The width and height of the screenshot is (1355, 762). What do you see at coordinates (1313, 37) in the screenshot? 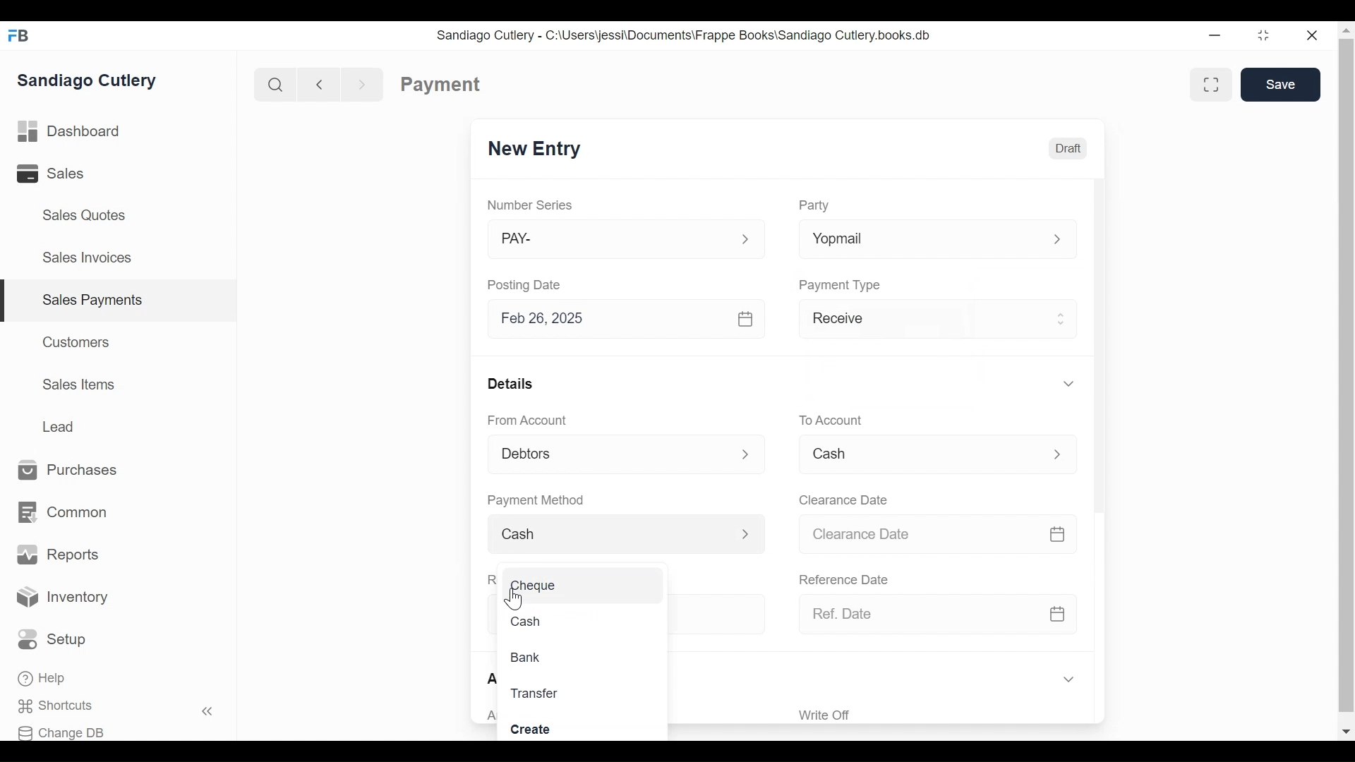
I see `Close ` at bounding box center [1313, 37].